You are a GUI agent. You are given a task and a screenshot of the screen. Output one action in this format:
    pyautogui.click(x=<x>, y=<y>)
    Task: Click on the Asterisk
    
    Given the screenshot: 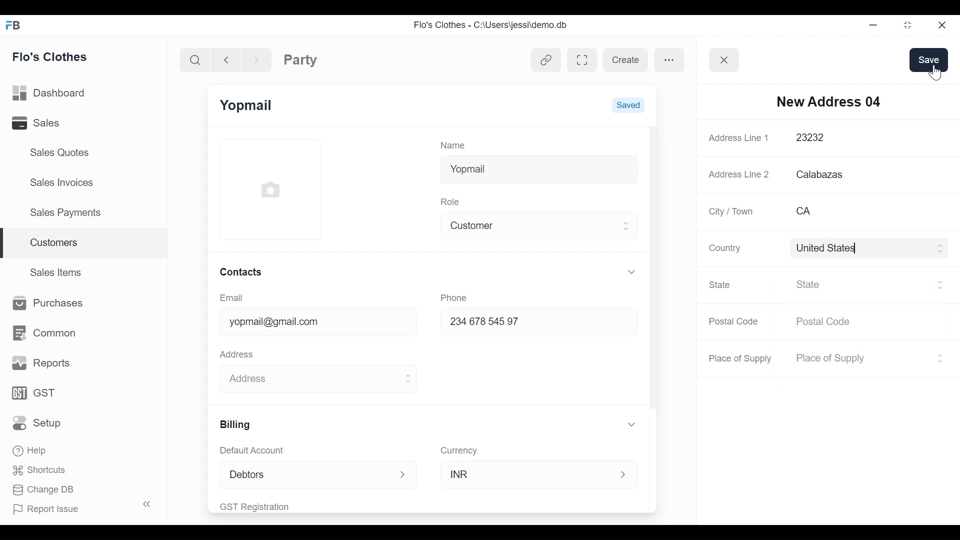 What is the action you would take?
    pyautogui.click(x=937, y=137)
    